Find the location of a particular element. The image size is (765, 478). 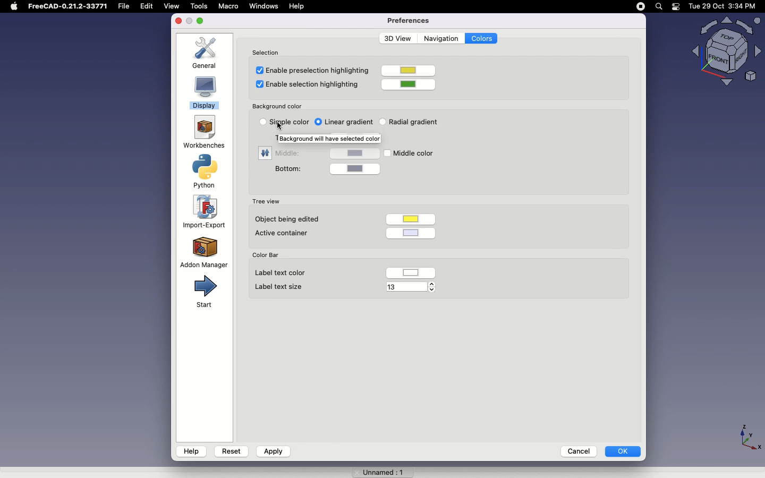

Import-Export is located at coordinates (206, 212).